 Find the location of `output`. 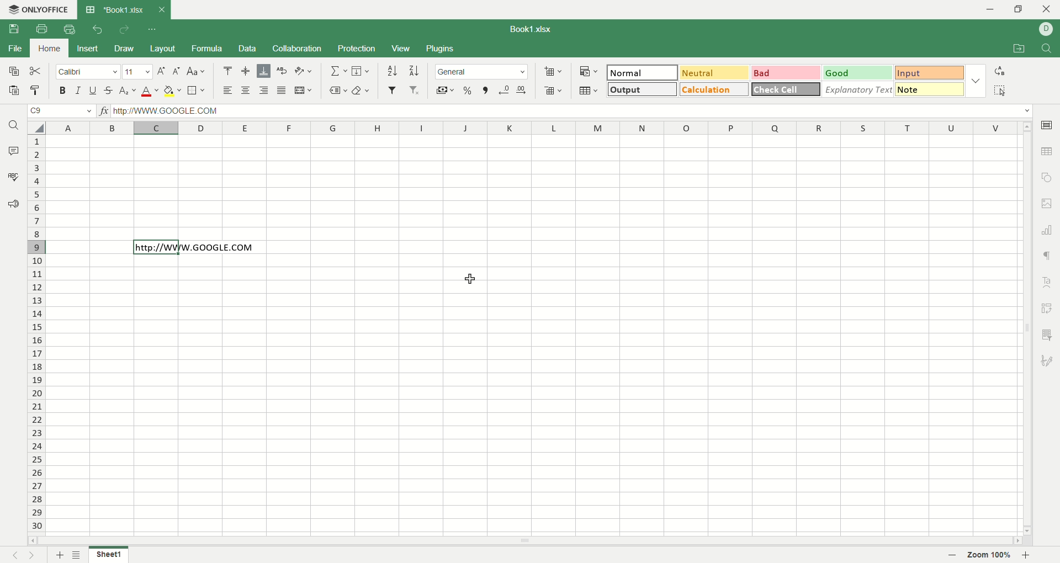

output is located at coordinates (641, 89).